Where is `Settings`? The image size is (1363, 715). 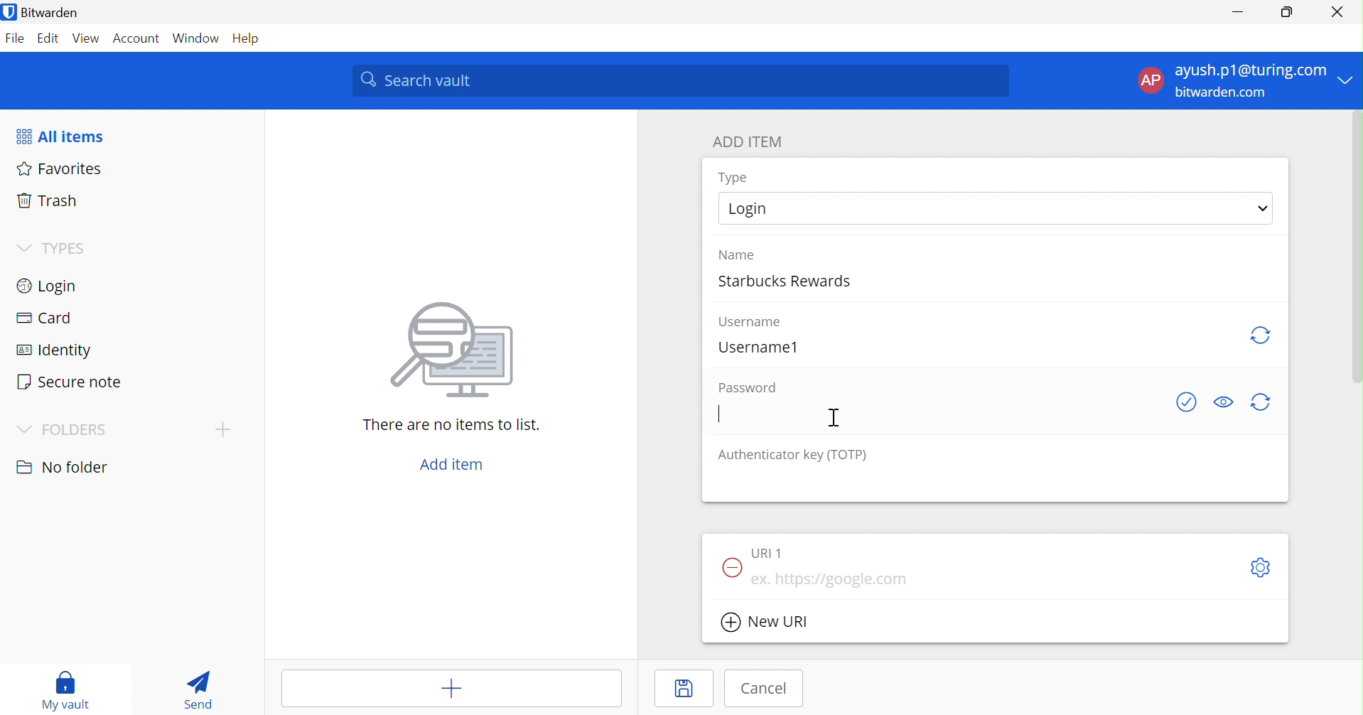
Settings is located at coordinates (1261, 567).